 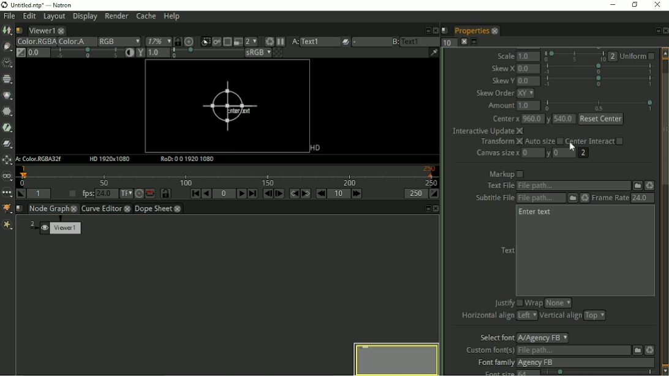 What do you see at coordinates (218, 40) in the screenshot?
I see `Render the image` at bounding box center [218, 40].